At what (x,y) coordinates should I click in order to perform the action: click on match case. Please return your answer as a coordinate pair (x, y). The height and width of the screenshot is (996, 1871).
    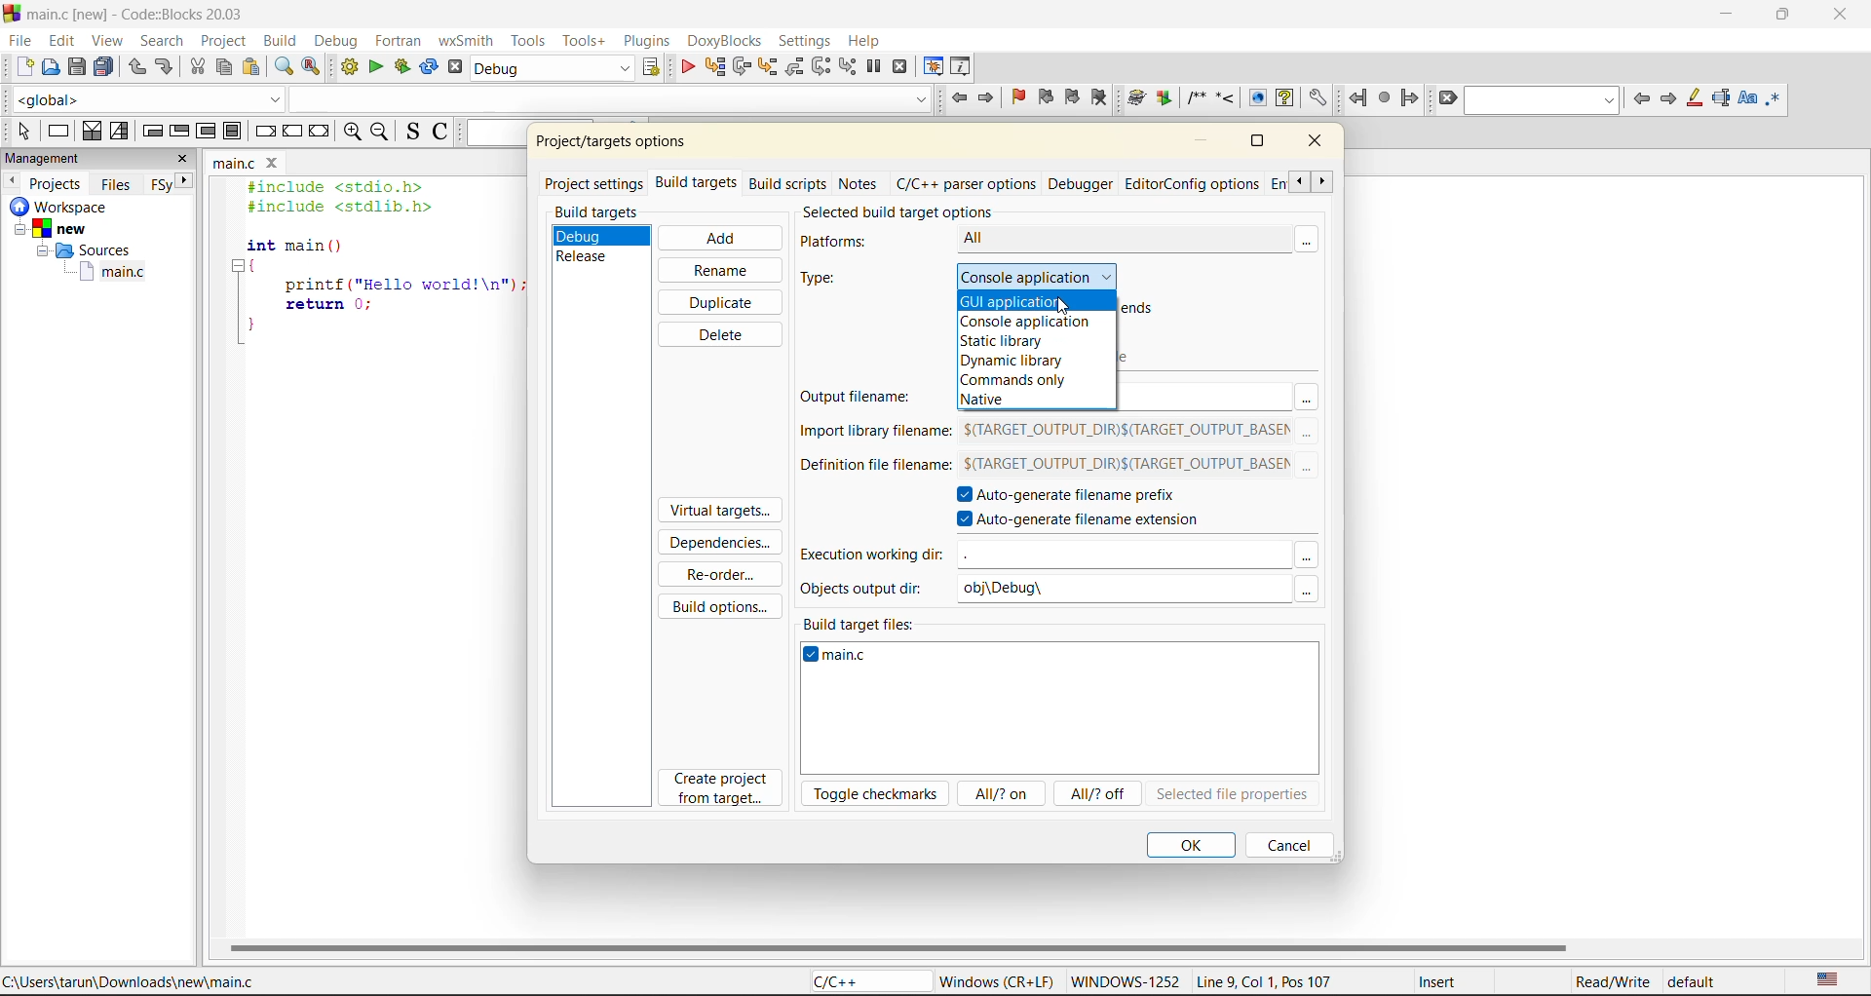
    Looking at the image, I should click on (1747, 100).